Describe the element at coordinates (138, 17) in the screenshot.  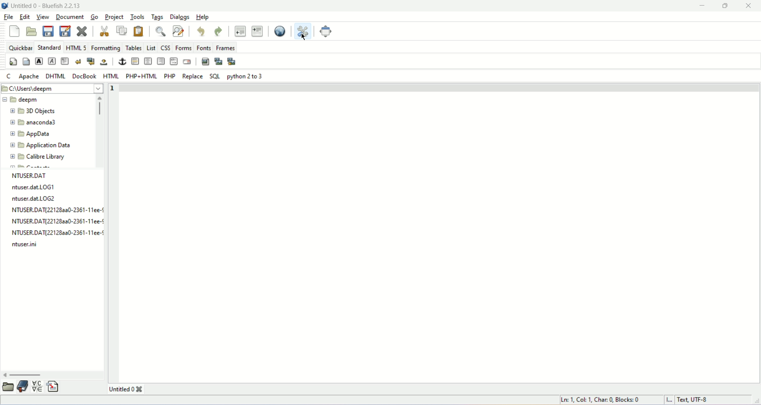
I see `tools` at that location.